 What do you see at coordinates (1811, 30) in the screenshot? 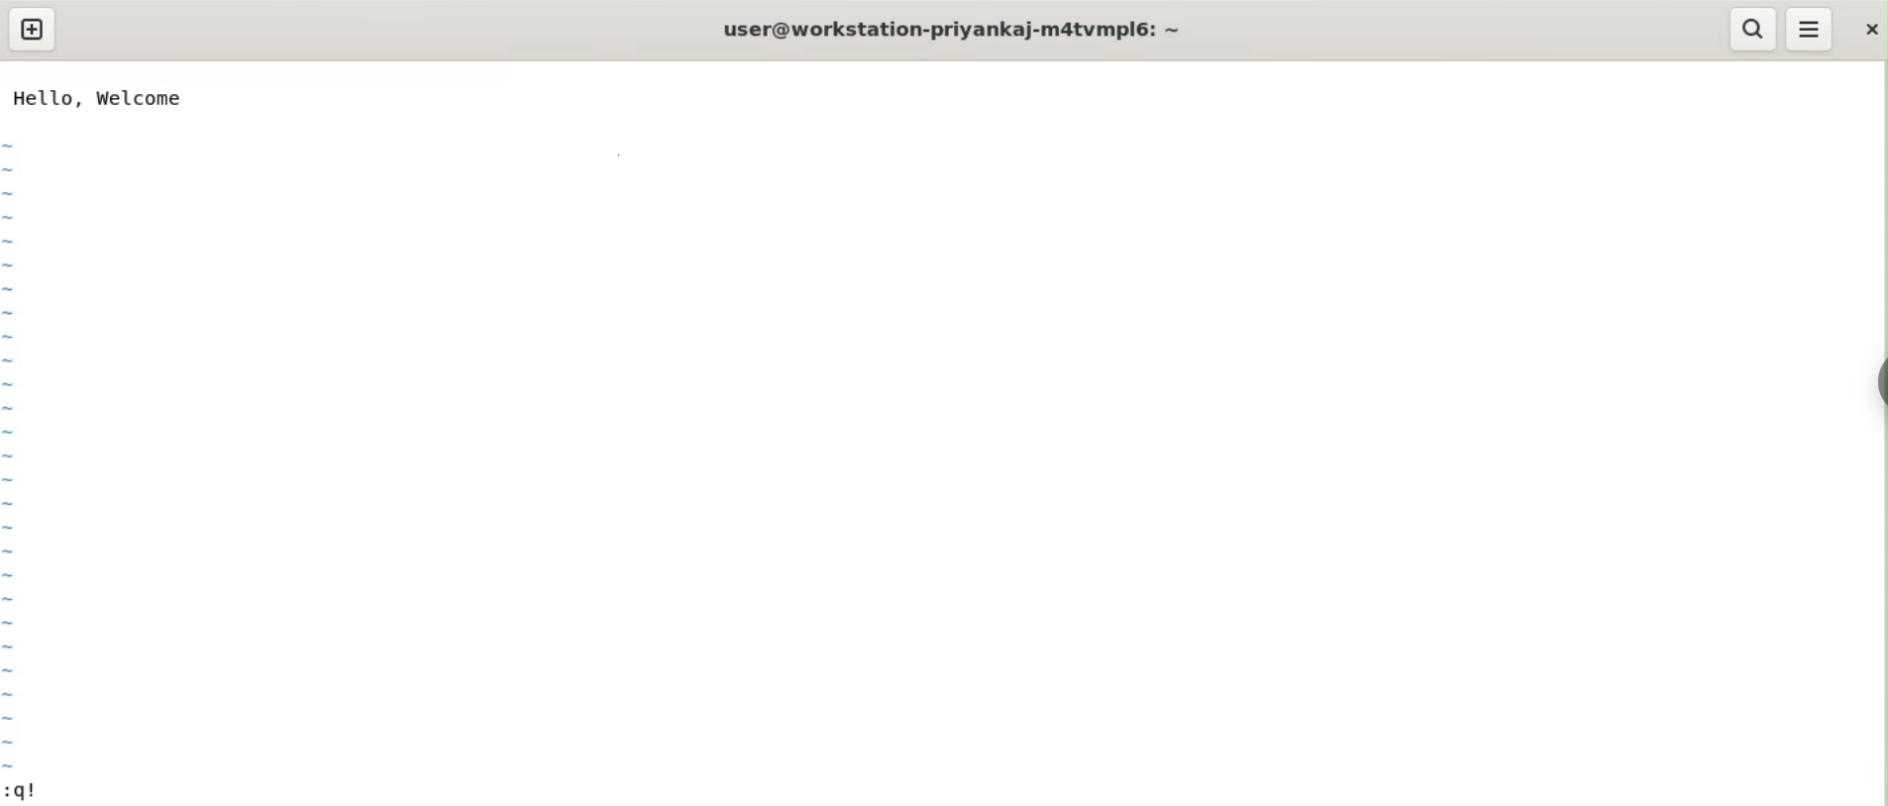
I see `menu` at bounding box center [1811, 30].